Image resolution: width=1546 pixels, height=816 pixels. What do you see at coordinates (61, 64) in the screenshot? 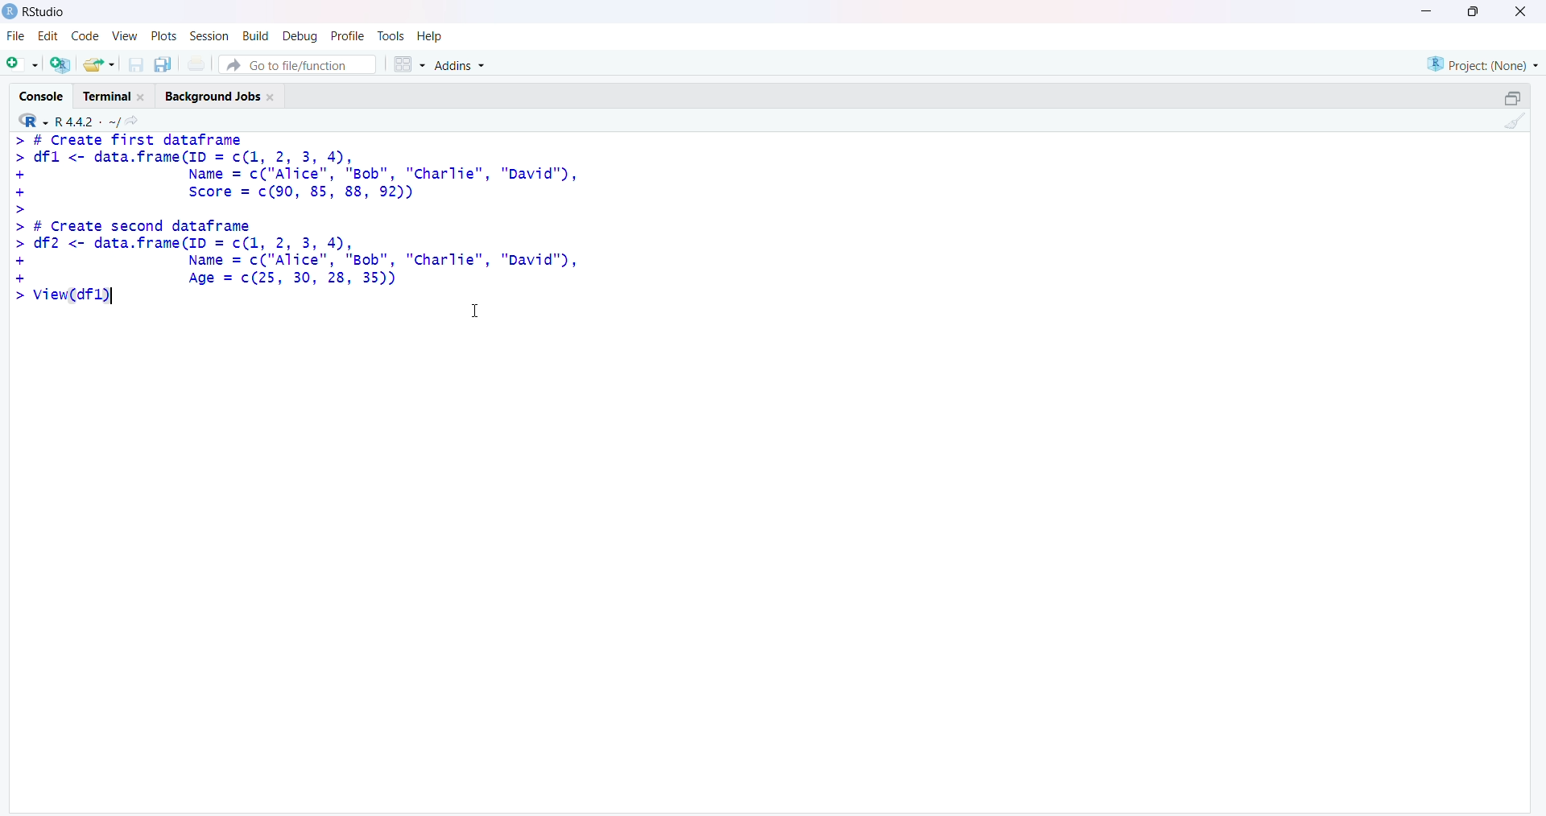
I see `add R file` at bounding box center [61, 64].